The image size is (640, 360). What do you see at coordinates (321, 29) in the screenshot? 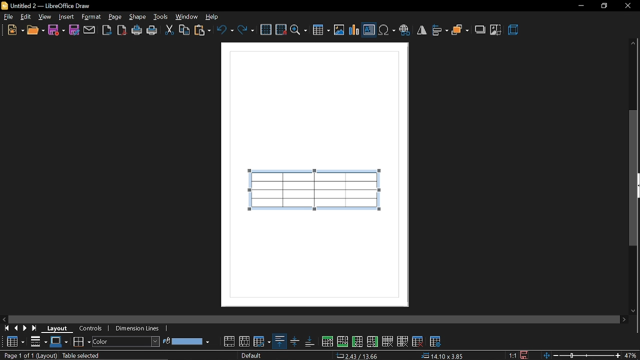
I see `insert table` at bounding box center [321, 29].